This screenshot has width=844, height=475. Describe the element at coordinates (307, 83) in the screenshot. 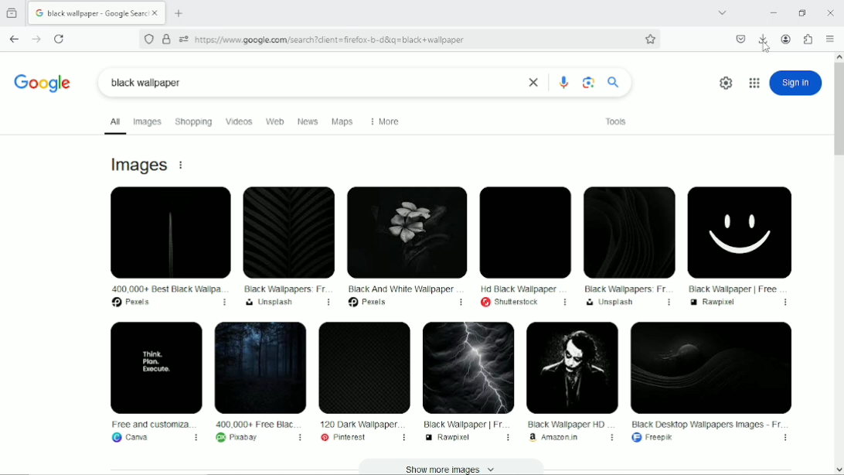

I see `black wallpaper` at that location.